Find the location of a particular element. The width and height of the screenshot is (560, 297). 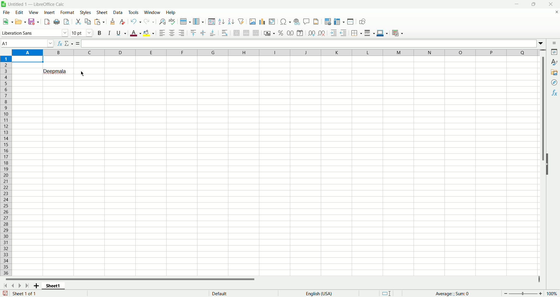

Find and replace is located at coordinates (162, 22).